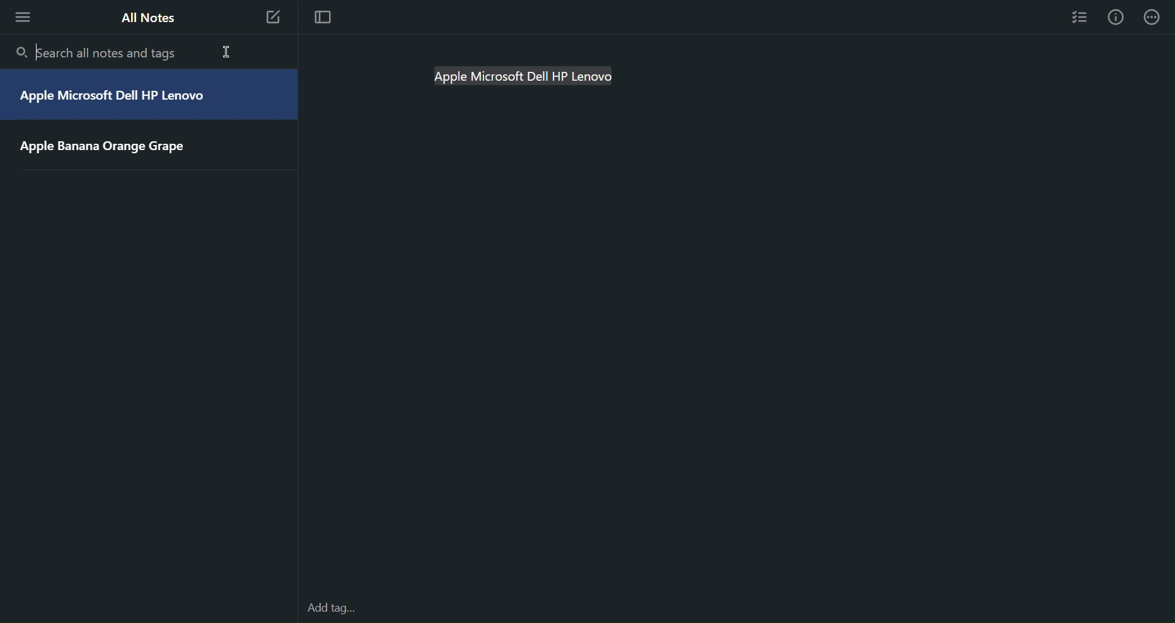  I want to click on Cursor, so click(37, 53).